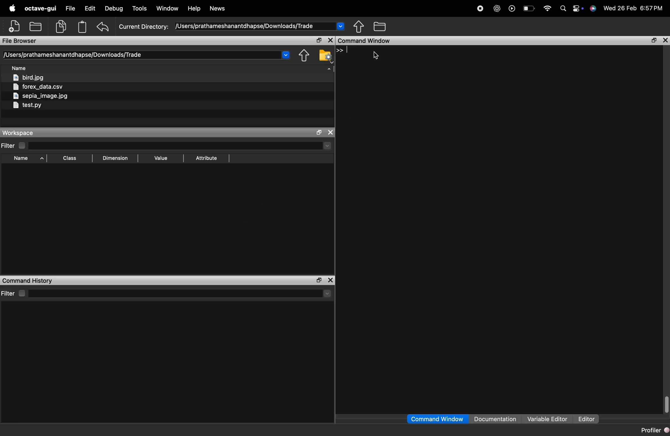 This screenshot has width=670, height=436. I want to click on window, so click(167, 8).